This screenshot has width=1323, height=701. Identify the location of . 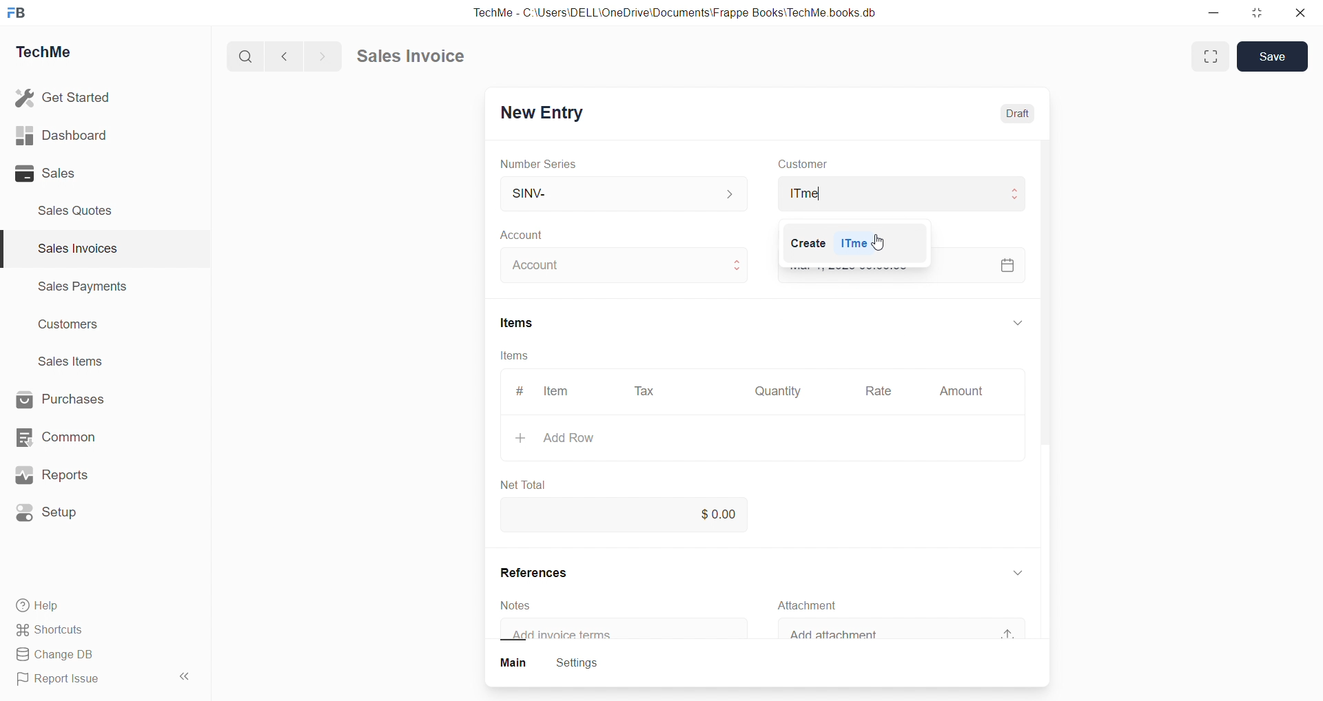
(514, 664).